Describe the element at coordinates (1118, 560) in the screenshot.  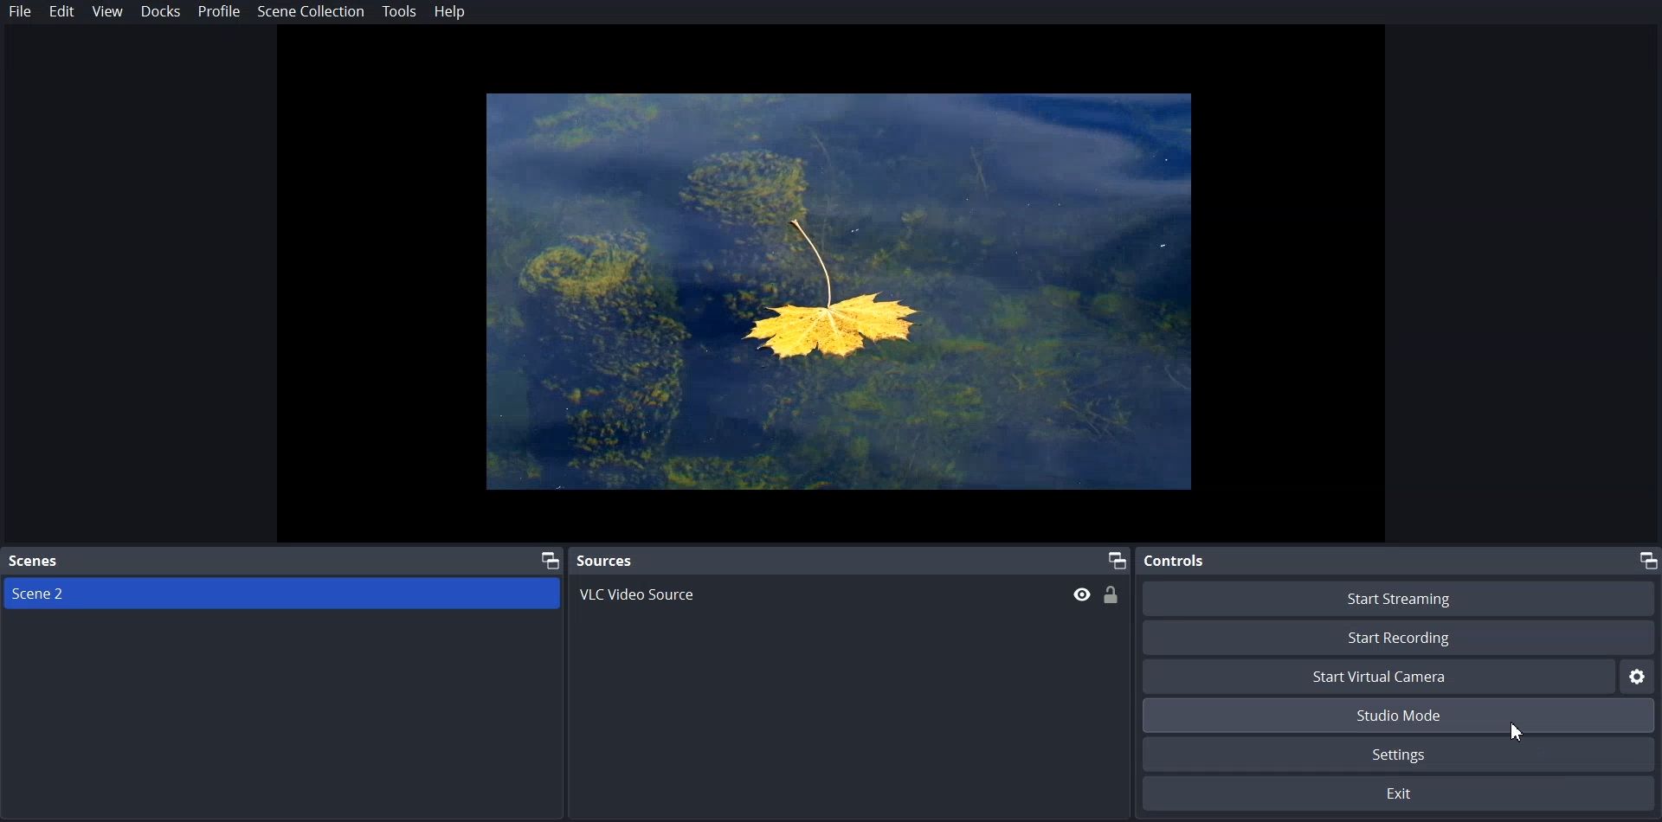
I see `Maximize` at that location.